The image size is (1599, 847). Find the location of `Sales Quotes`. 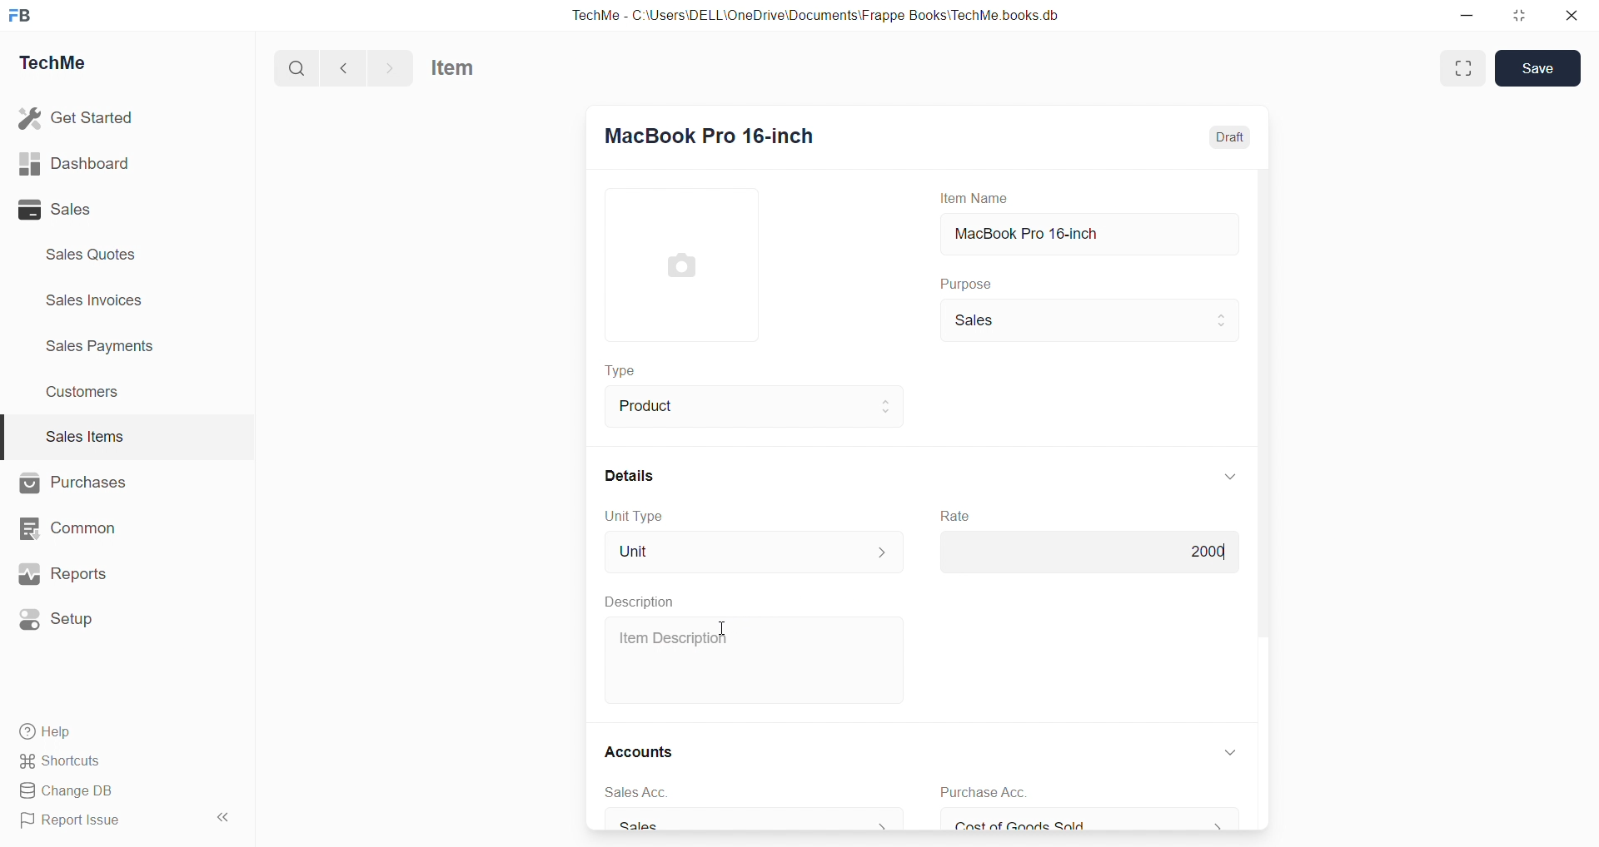

Sales Quotes is located at coordinates (92, 254).